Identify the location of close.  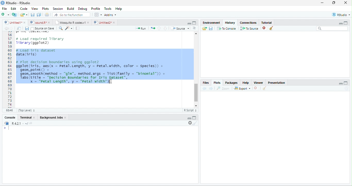
(89, 23).